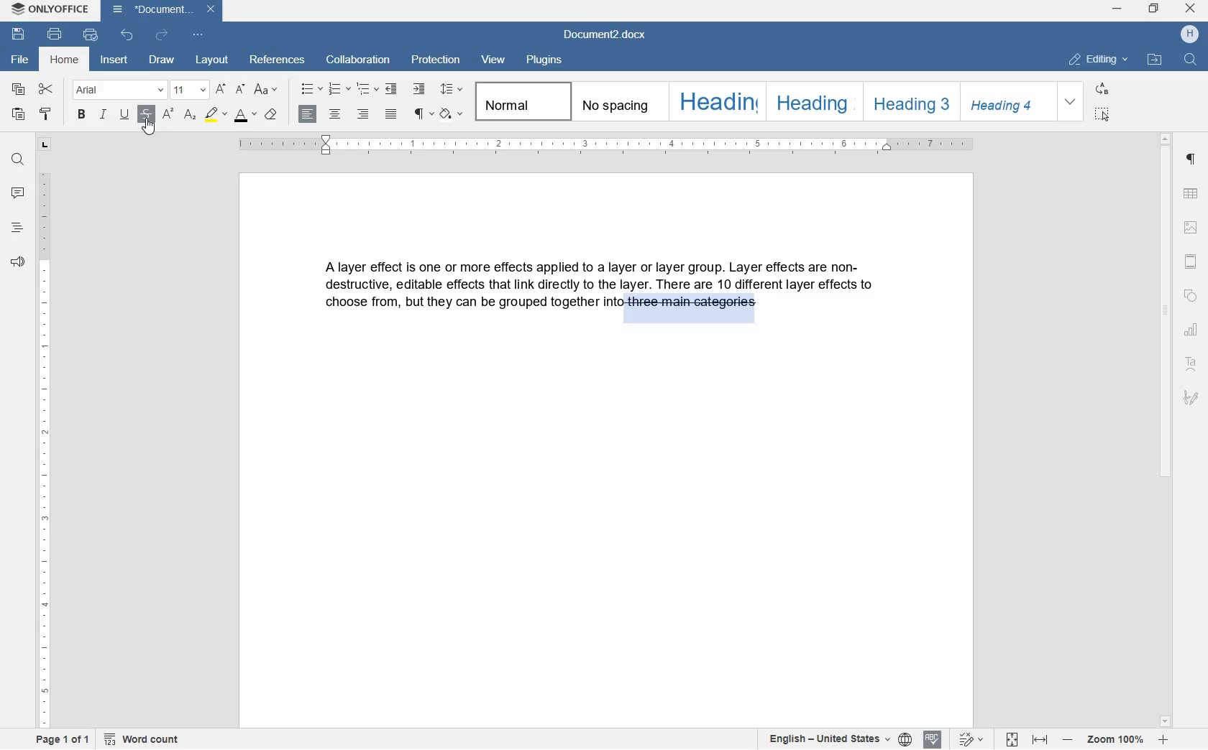 Image resolution: width=1208 pixels, height=750 pixels. I want to click on restore, so click(1153, 9).